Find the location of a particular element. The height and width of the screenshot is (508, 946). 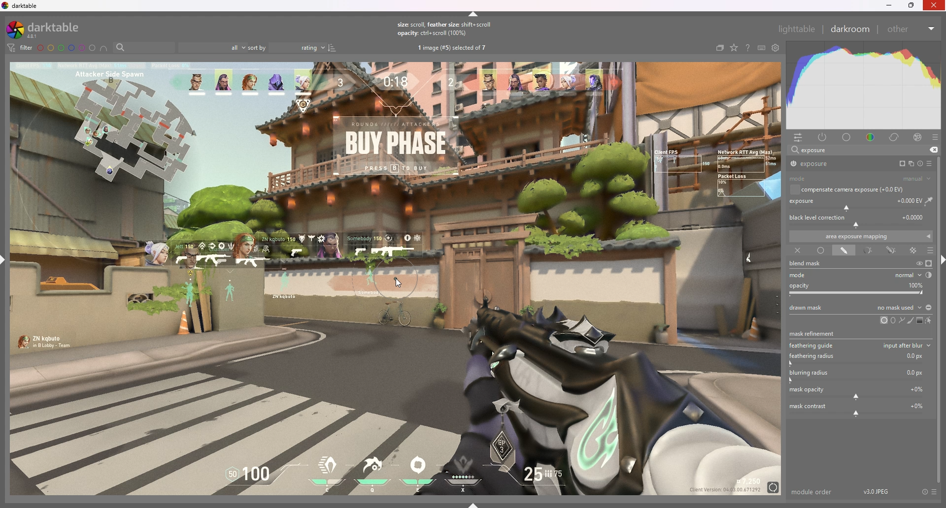

ellipse is located at coordinates (893, 320).